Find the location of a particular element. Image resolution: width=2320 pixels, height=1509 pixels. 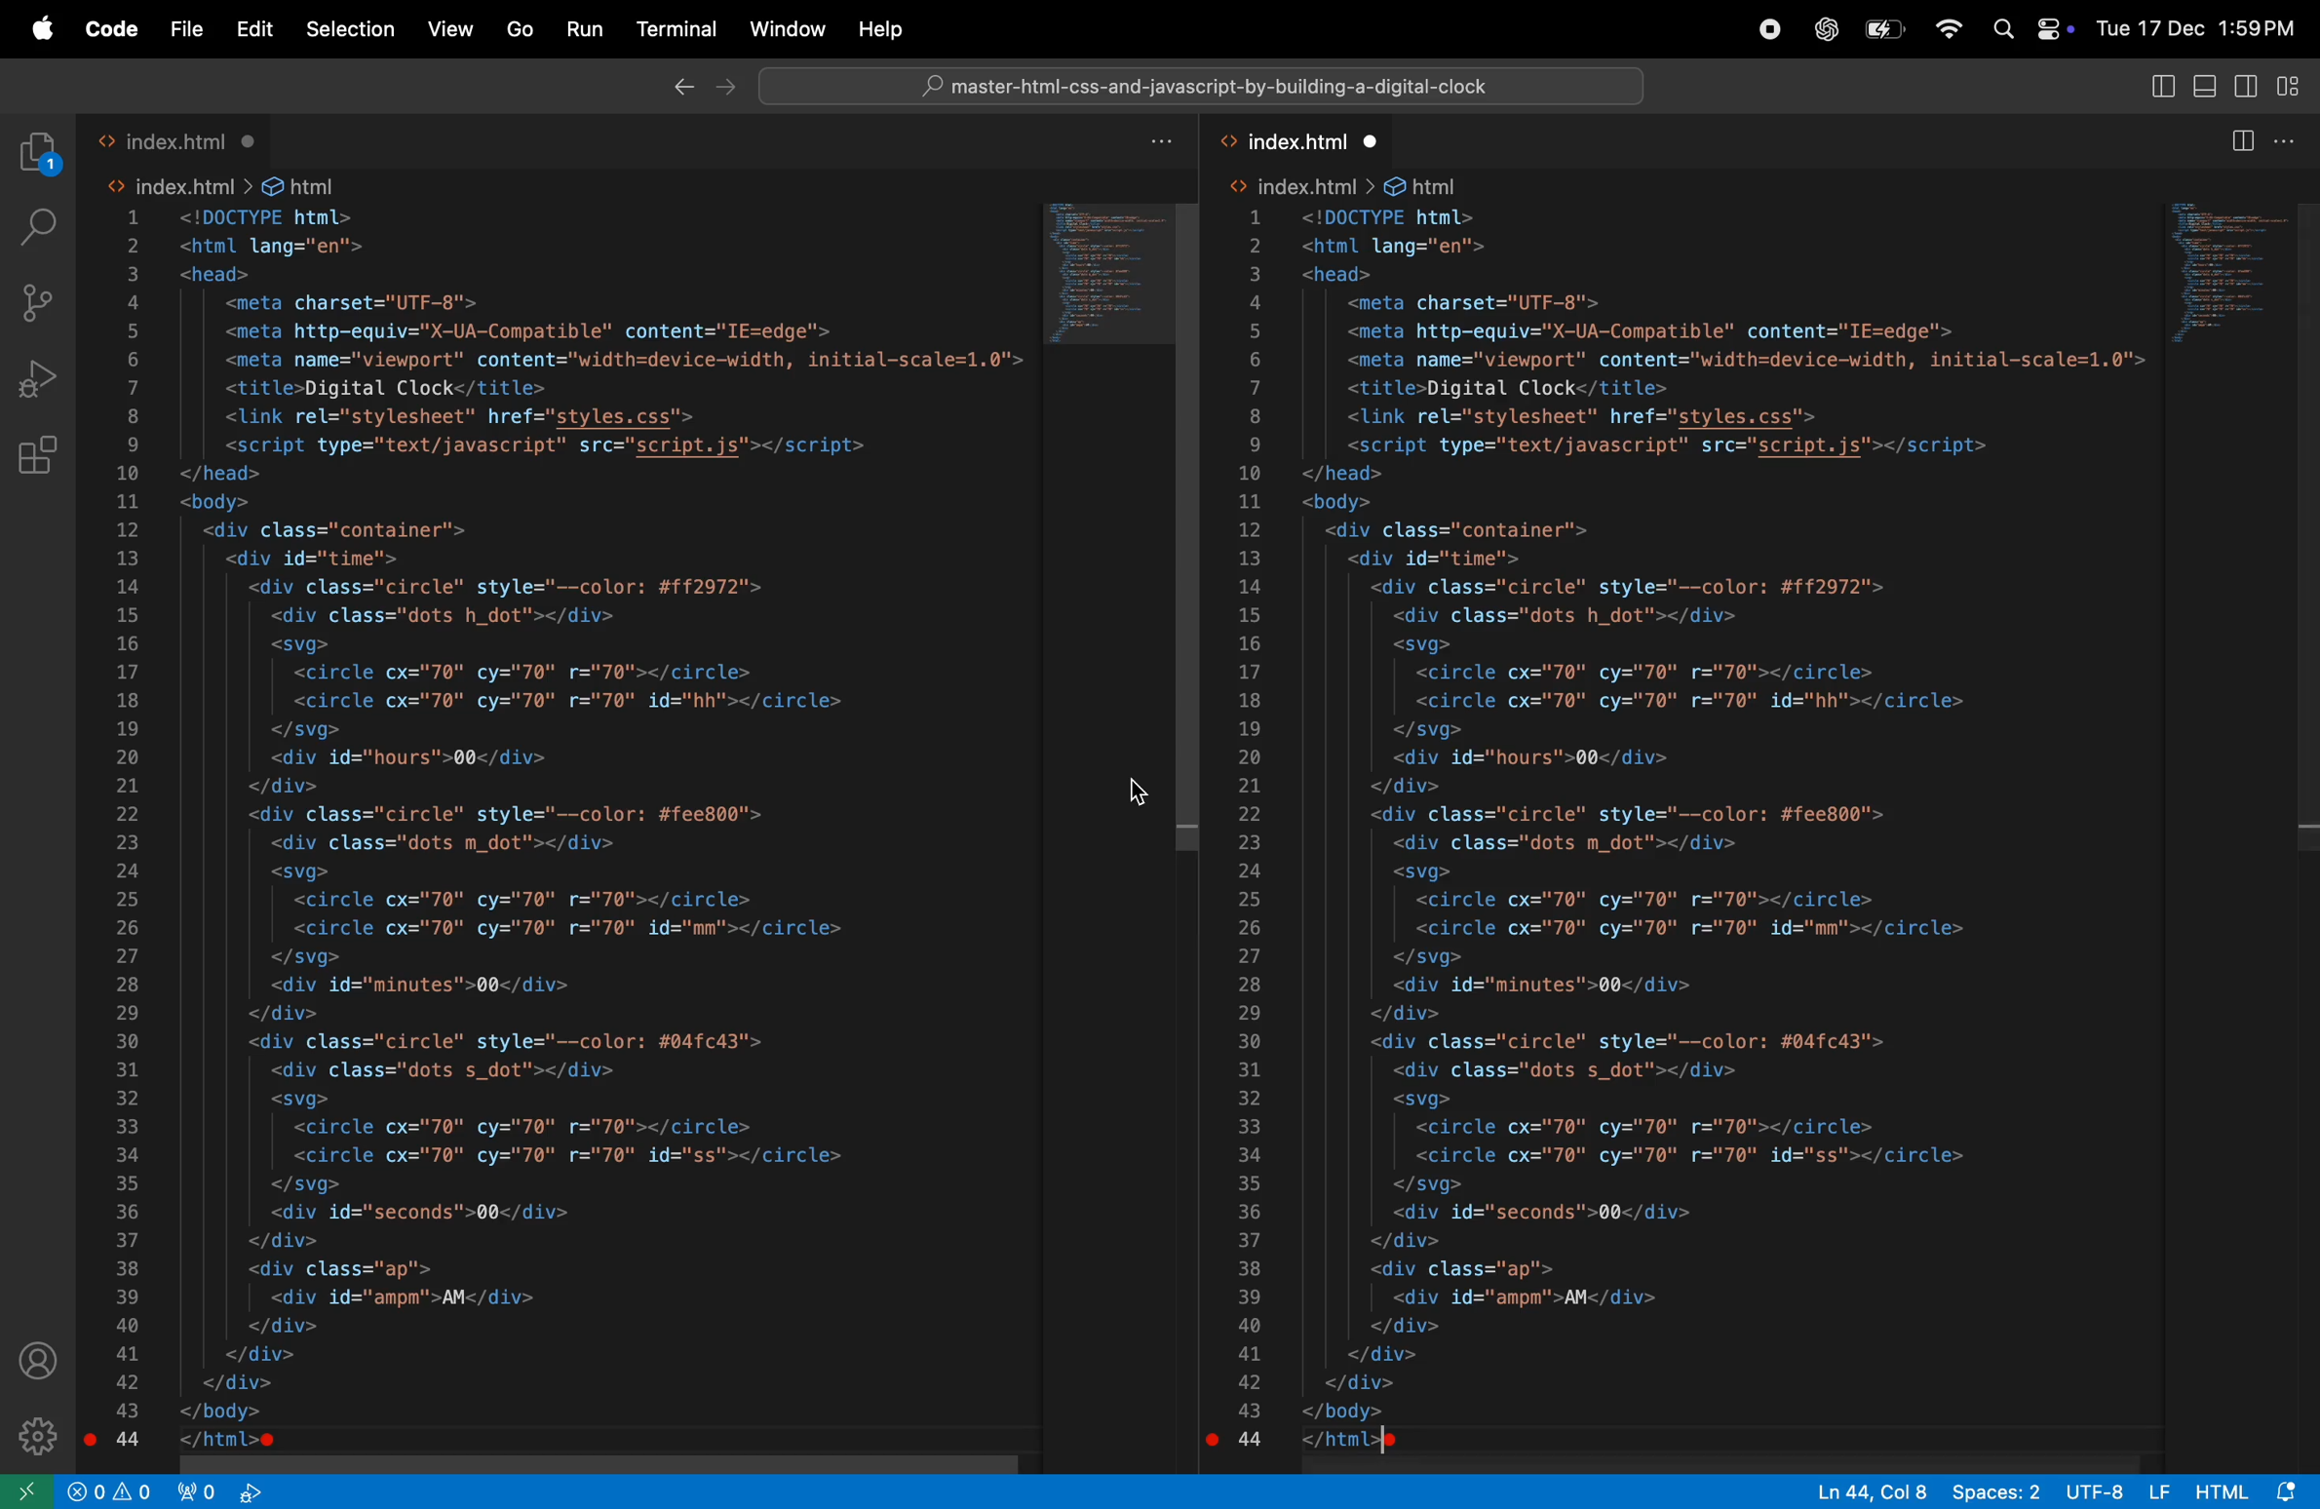

run debug is located at coordinates (38, 379).